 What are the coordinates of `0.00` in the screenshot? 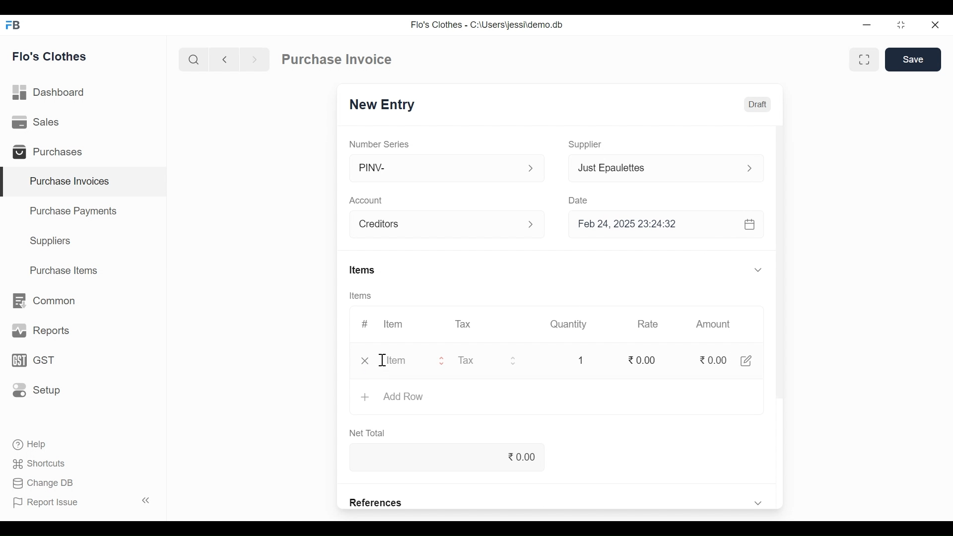 It's located at (505, 453).